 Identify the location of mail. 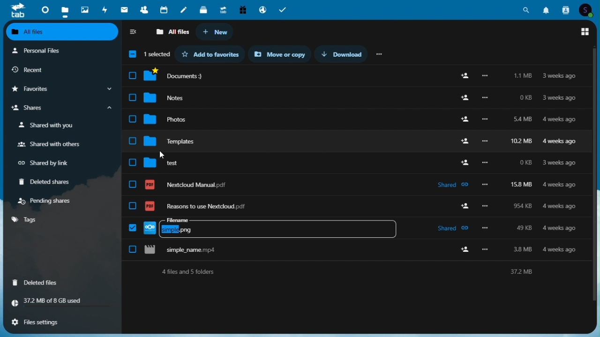
(126, 9).